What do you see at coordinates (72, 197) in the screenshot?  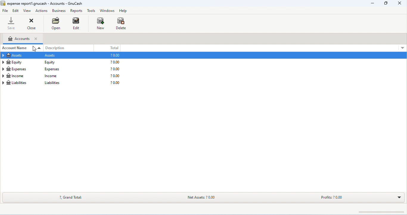 I see `?, grand total` at bounding box center [72, 197].